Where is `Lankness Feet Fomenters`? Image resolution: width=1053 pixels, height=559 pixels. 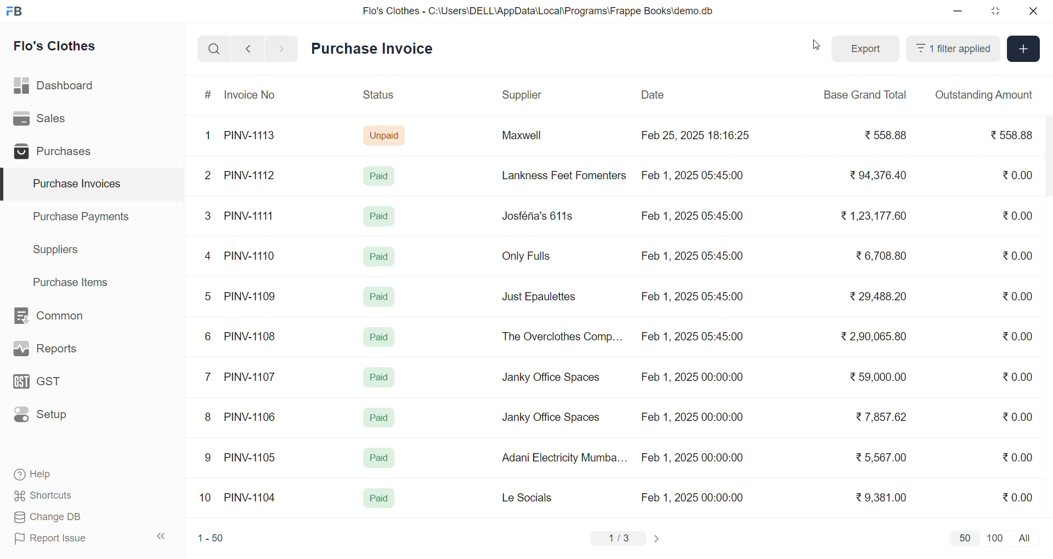 Lankness Feet Fomenters is located at coordinates (557, 175).